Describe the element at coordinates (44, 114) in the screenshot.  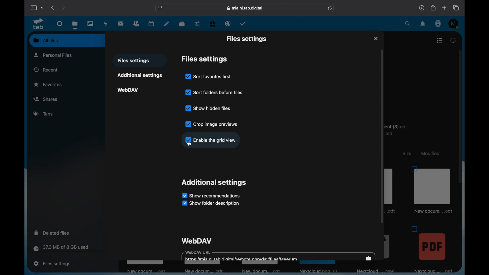
I see `tags` at that location.